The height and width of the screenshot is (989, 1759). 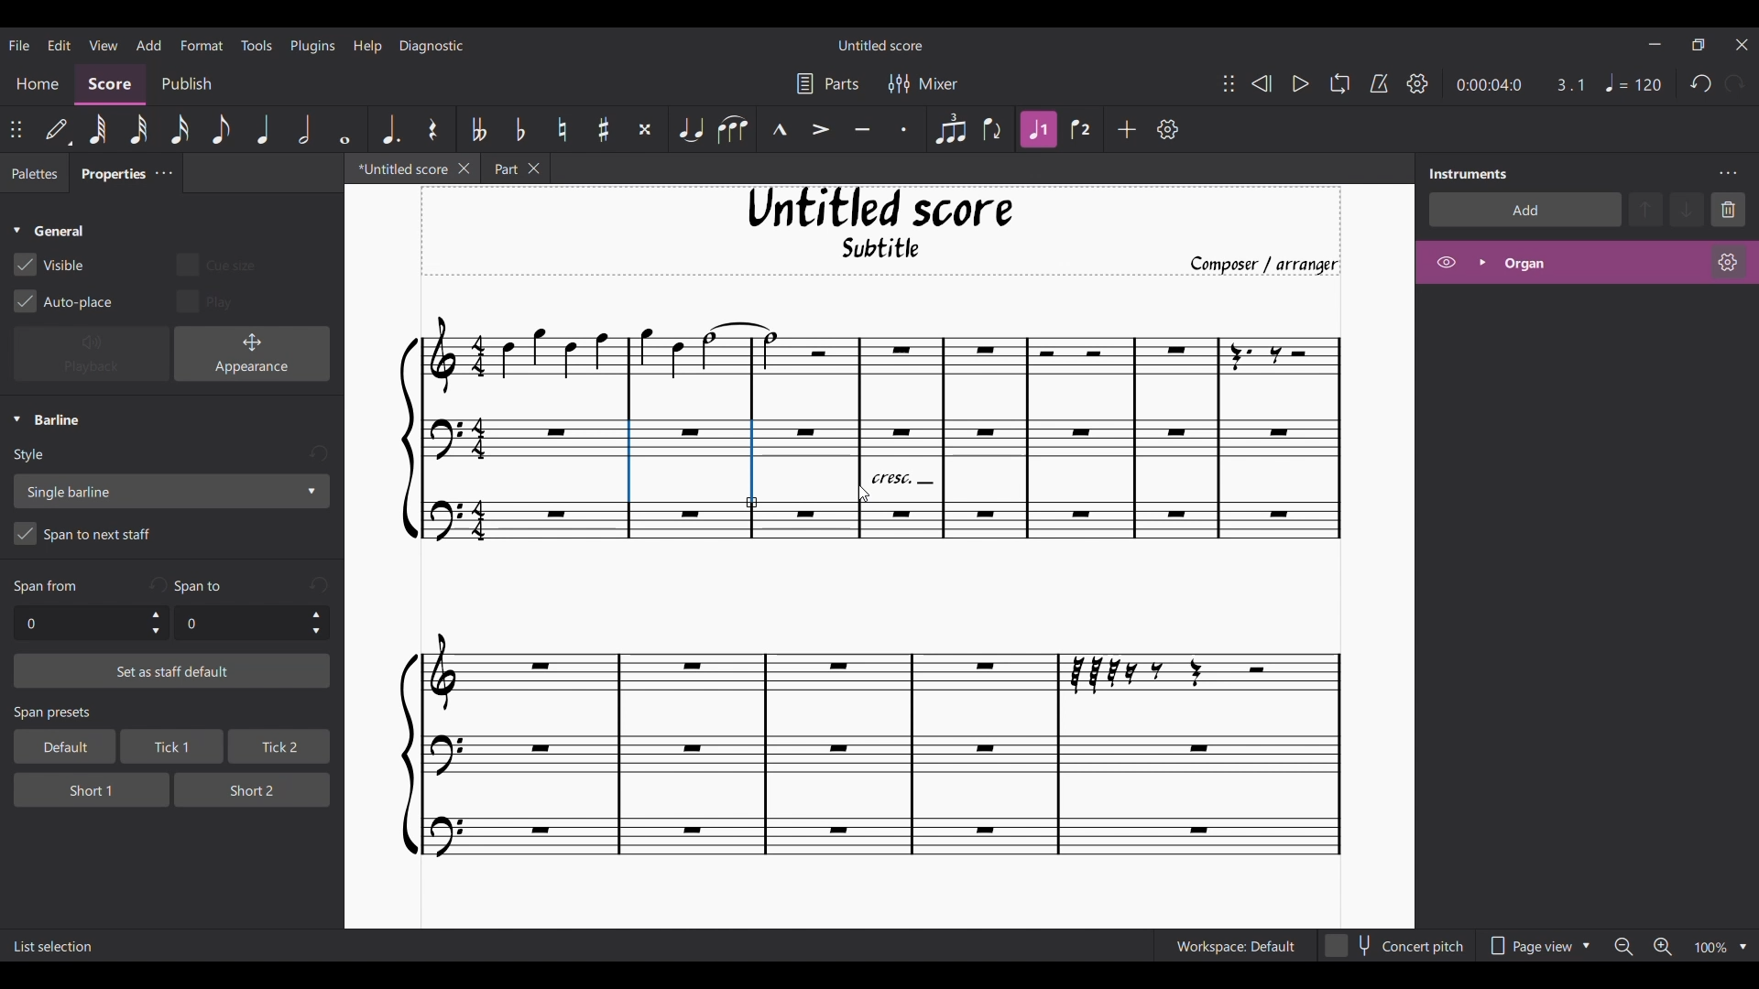 What do you see at coordinates (181, 129) in the screenshot?
I see `16th note` at bounding box center [181, 129].